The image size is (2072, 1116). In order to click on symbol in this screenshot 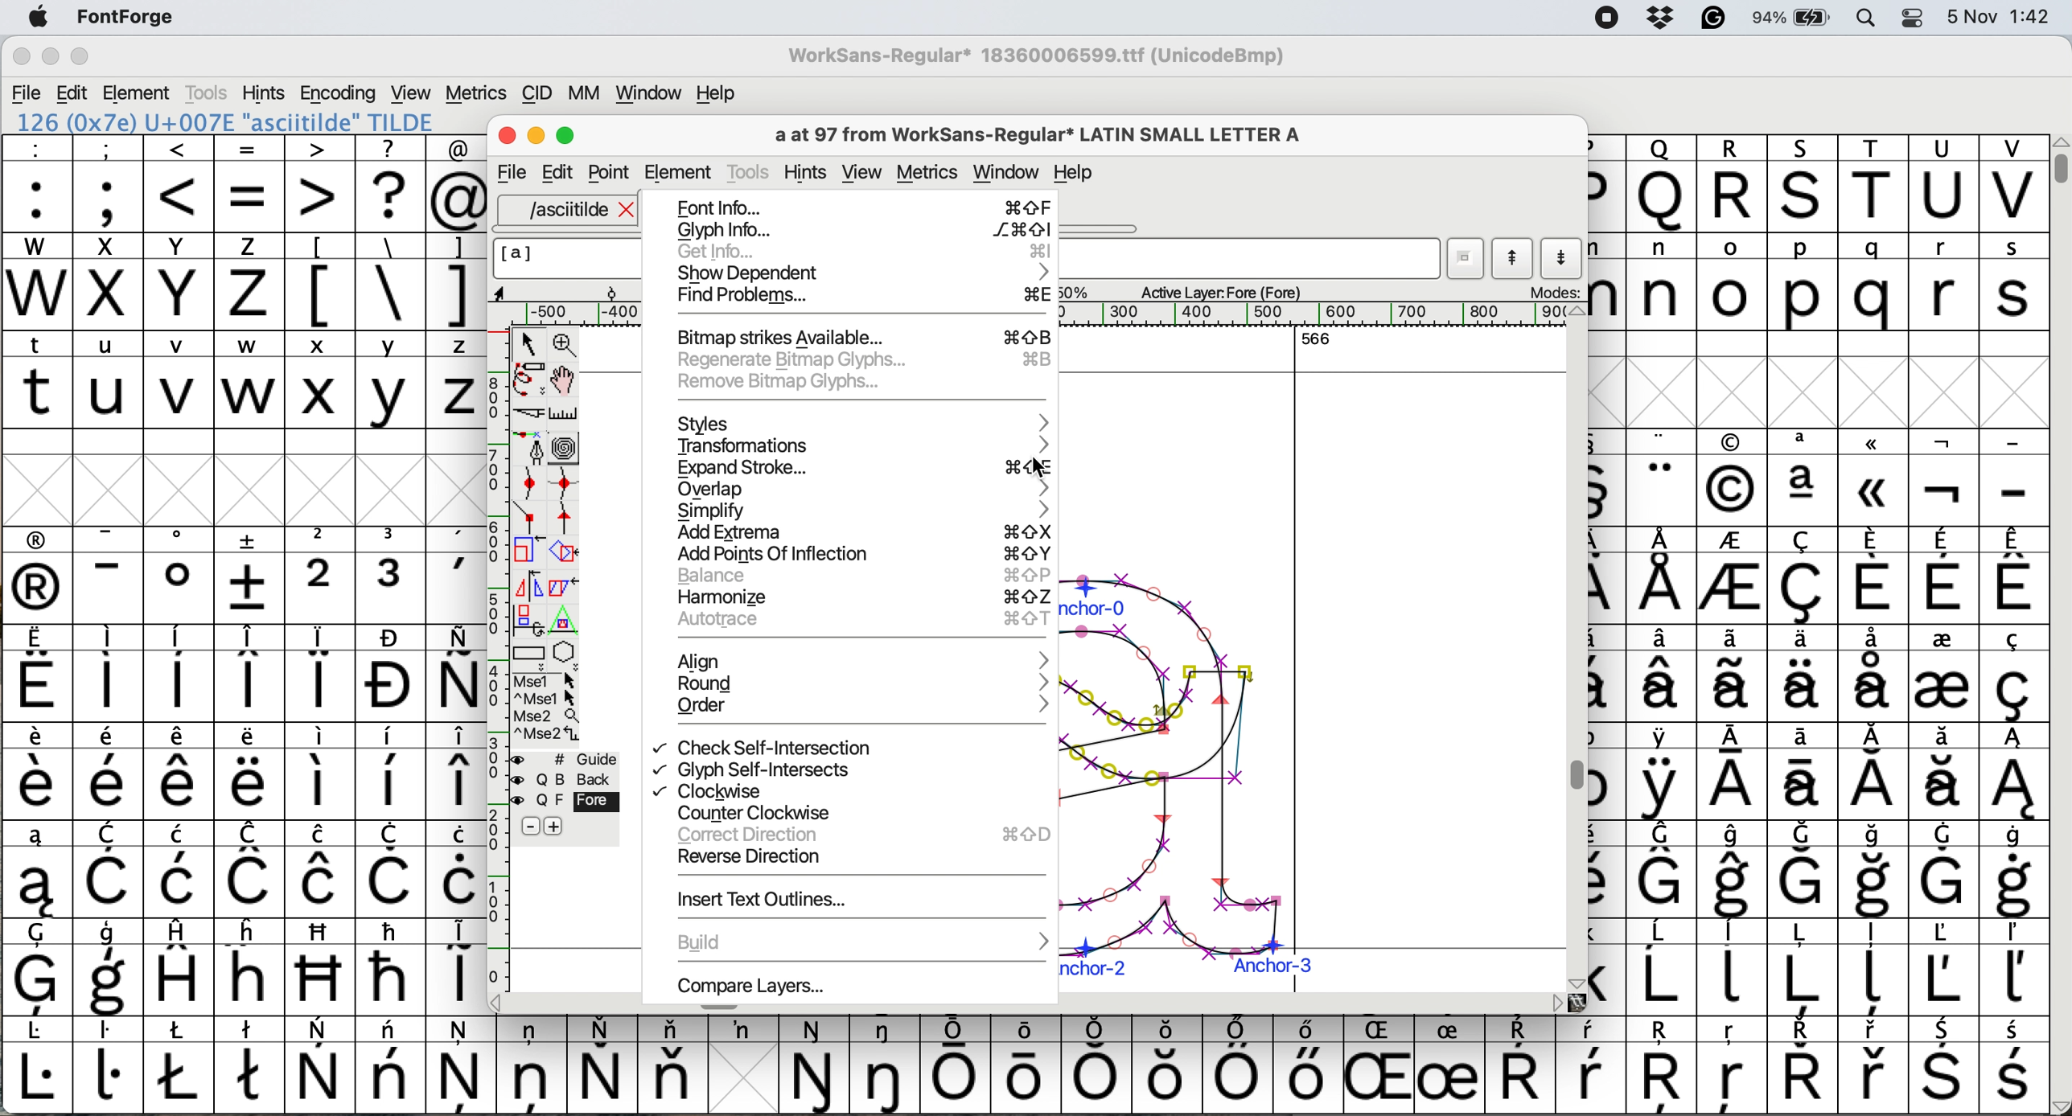, I will do `click(392, 1065)`.